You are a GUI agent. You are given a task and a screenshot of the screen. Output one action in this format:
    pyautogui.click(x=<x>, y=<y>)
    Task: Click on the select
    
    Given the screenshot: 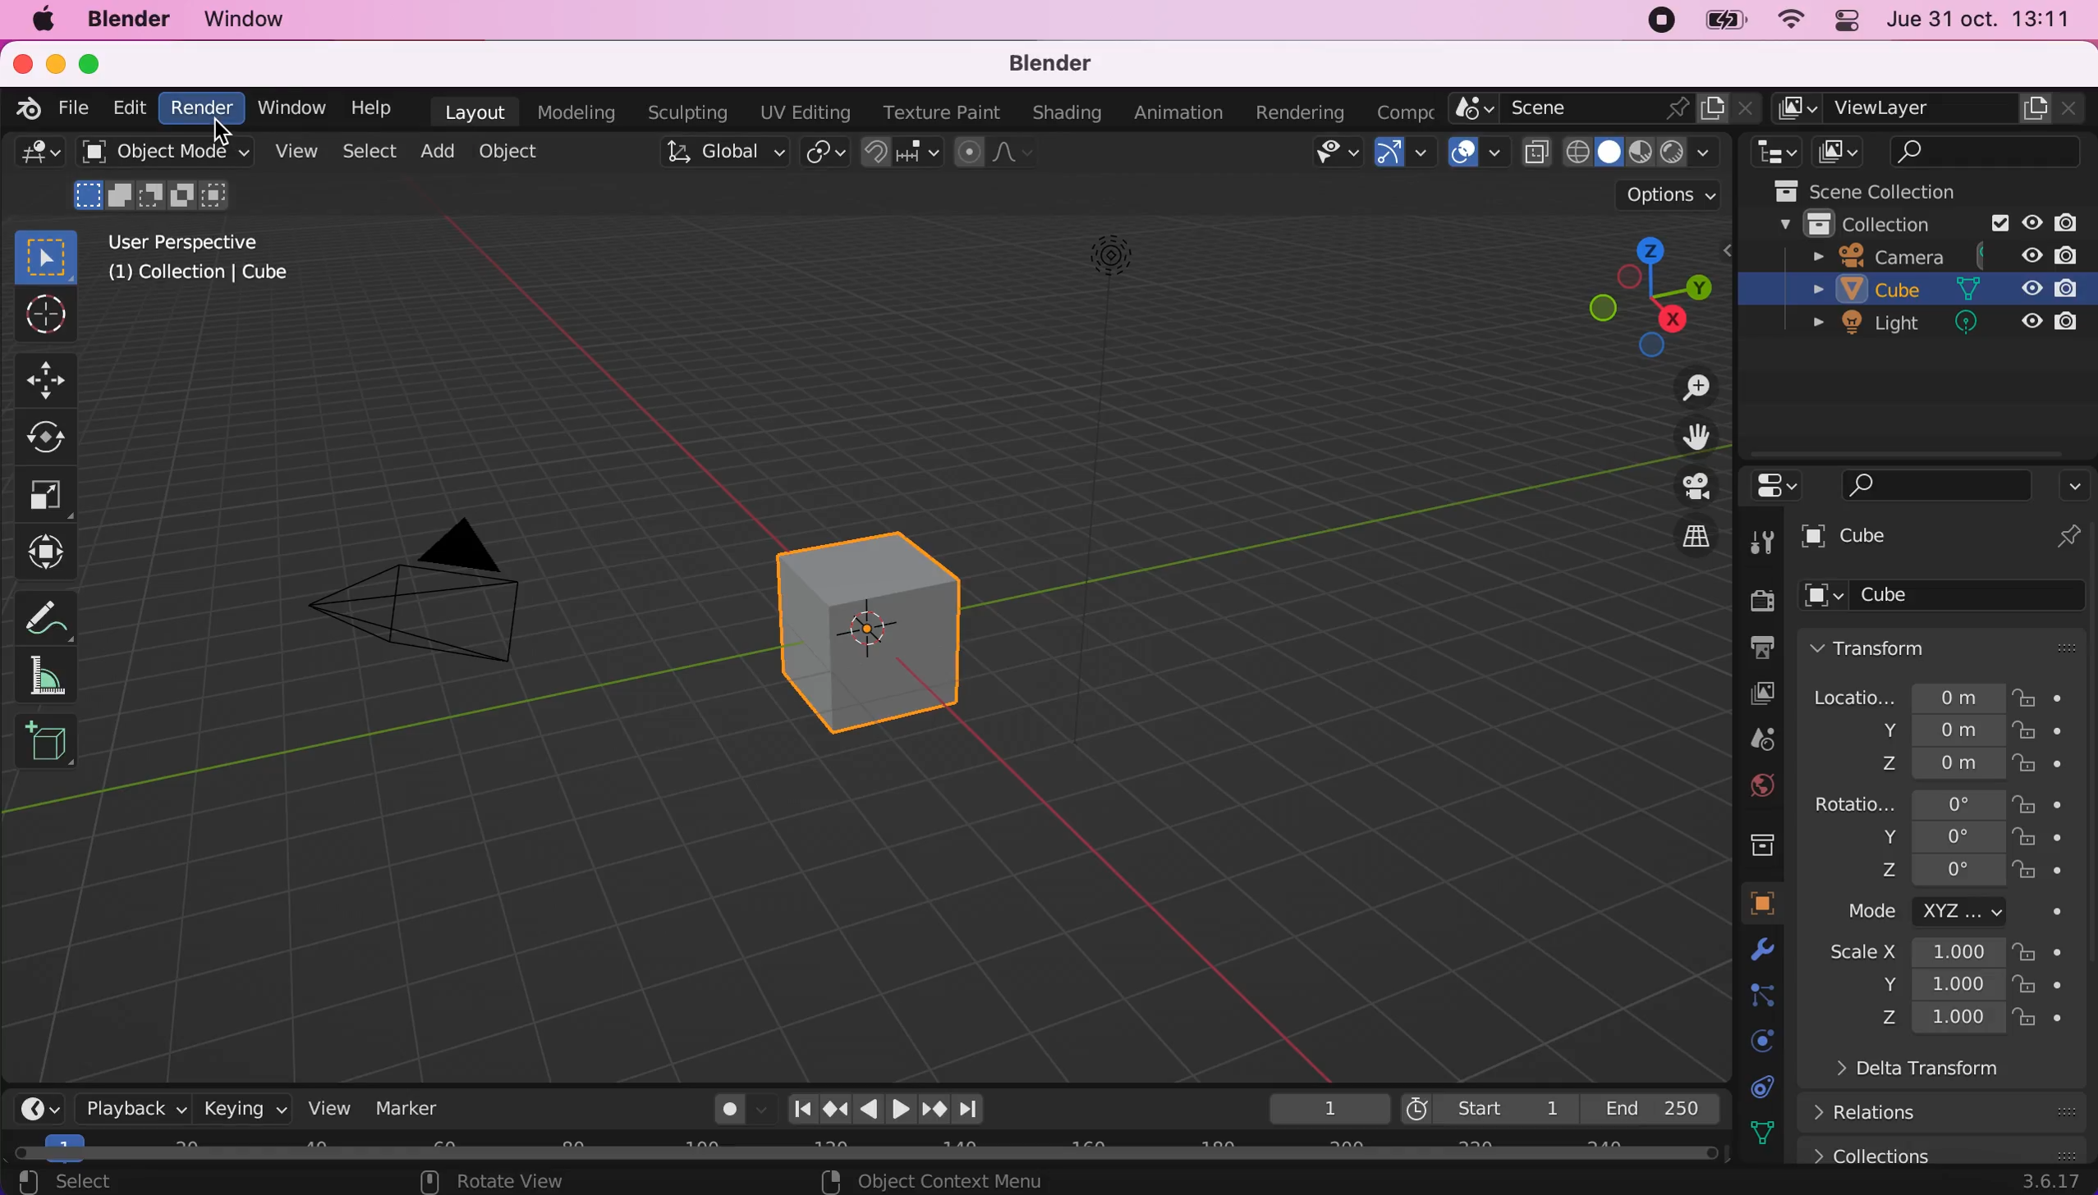 What is the action you would take?
    pyautogui.click(x=123, y=1180)
    